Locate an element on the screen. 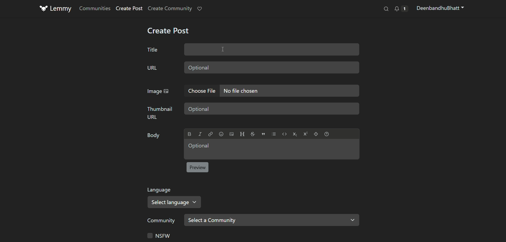  Upload image is located at coordinates (231, 134).